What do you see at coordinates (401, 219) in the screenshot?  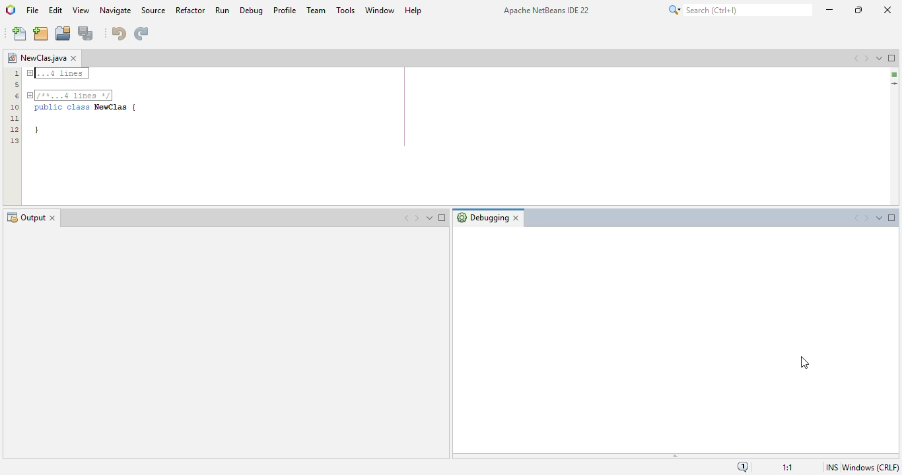 I see `Previous` at bounding box center [401, 219].